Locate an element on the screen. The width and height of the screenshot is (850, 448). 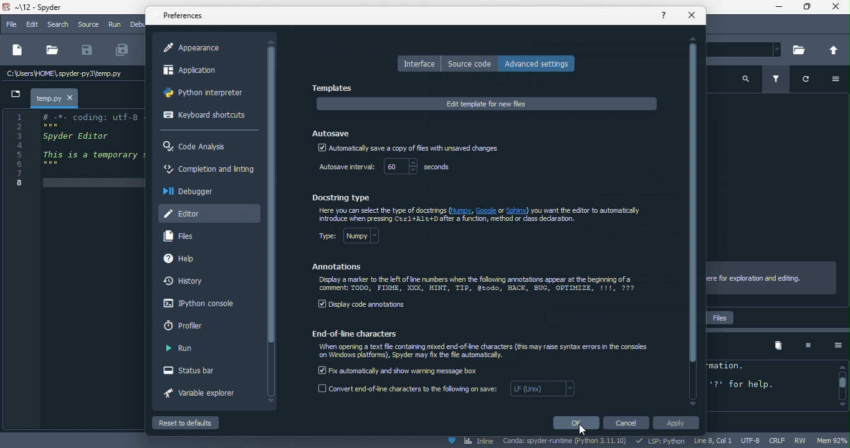
interface is located at coordinates (418, 63).